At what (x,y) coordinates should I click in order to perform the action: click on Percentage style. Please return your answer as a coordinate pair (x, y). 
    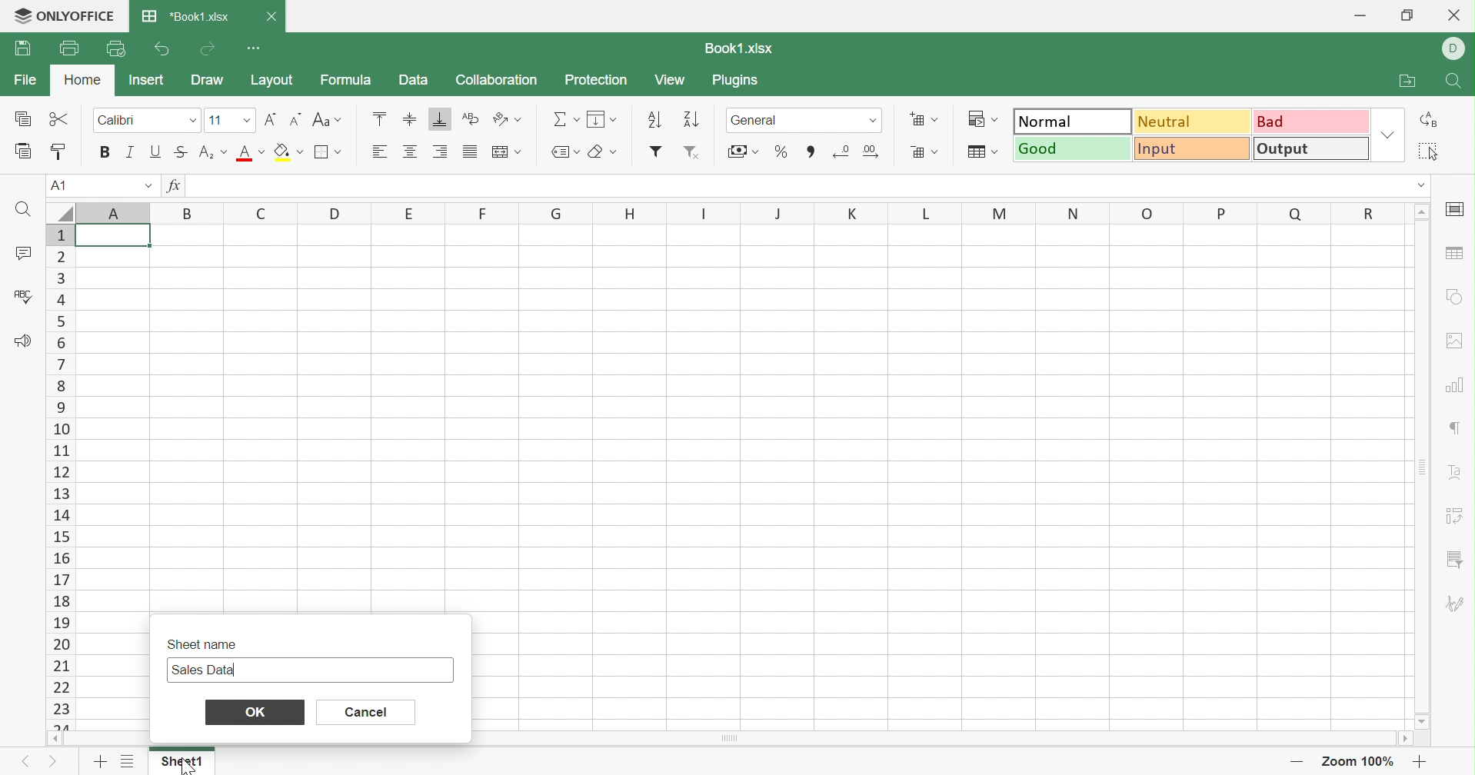
    Looking at the image, I should click on (783, 152).